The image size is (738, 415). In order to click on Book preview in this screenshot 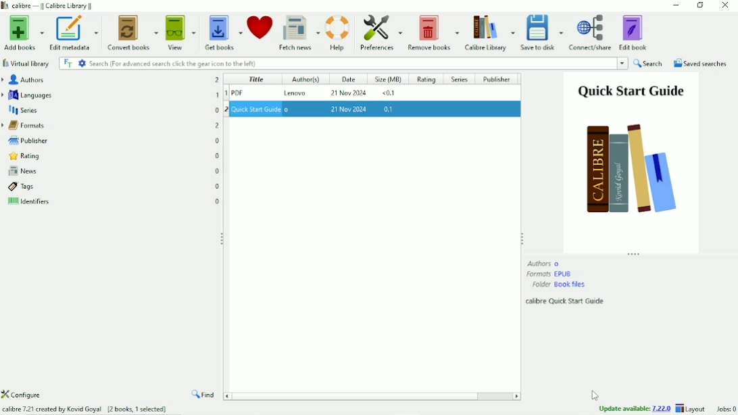, I will do `click(631, 162)`.